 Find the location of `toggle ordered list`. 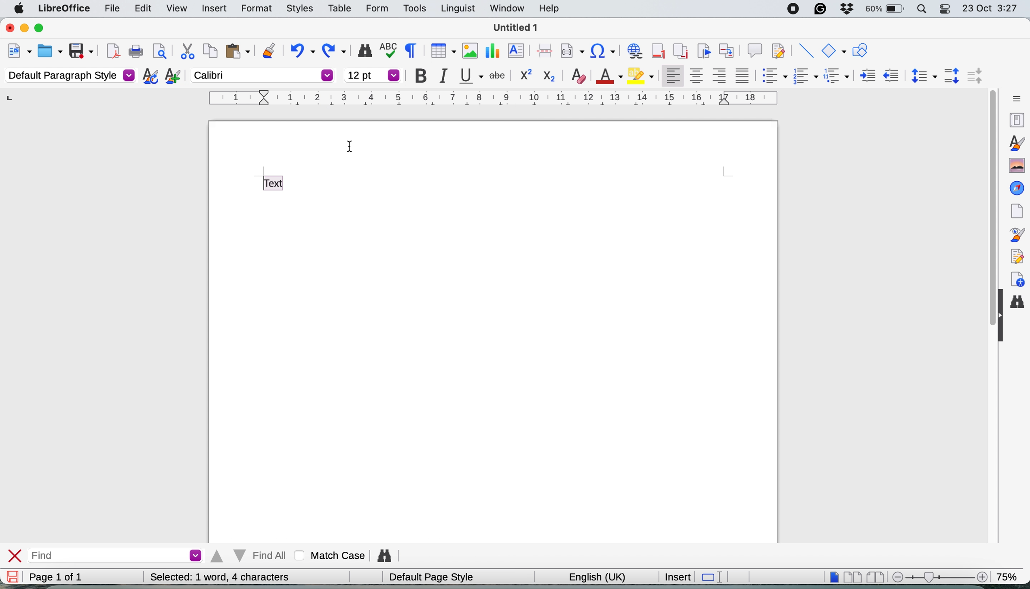

toggle ordered list is located at coordinates (806, 77).